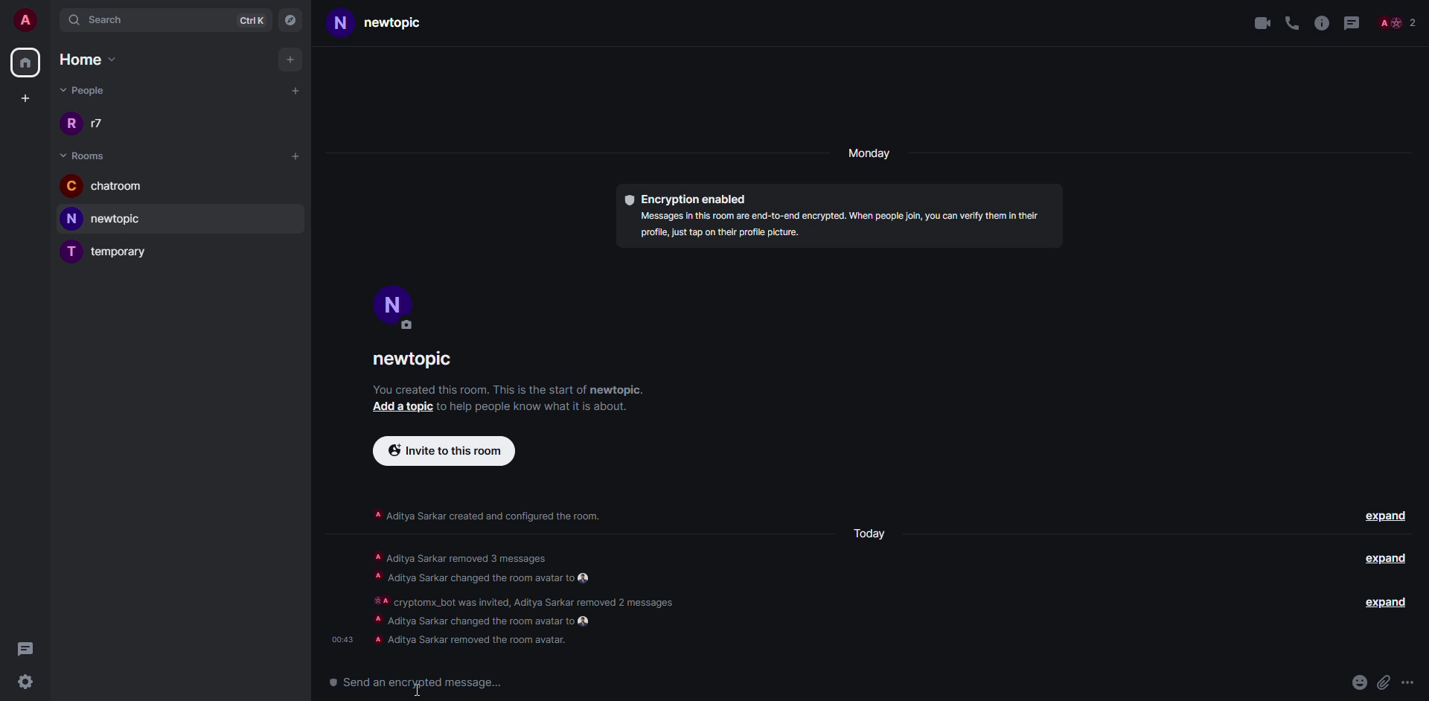 The width and height of the screenshot is (1429, 701). What do you see at coordinates (295, 155) in the screenshot?
I see `add` at bounding box center [295, 155].